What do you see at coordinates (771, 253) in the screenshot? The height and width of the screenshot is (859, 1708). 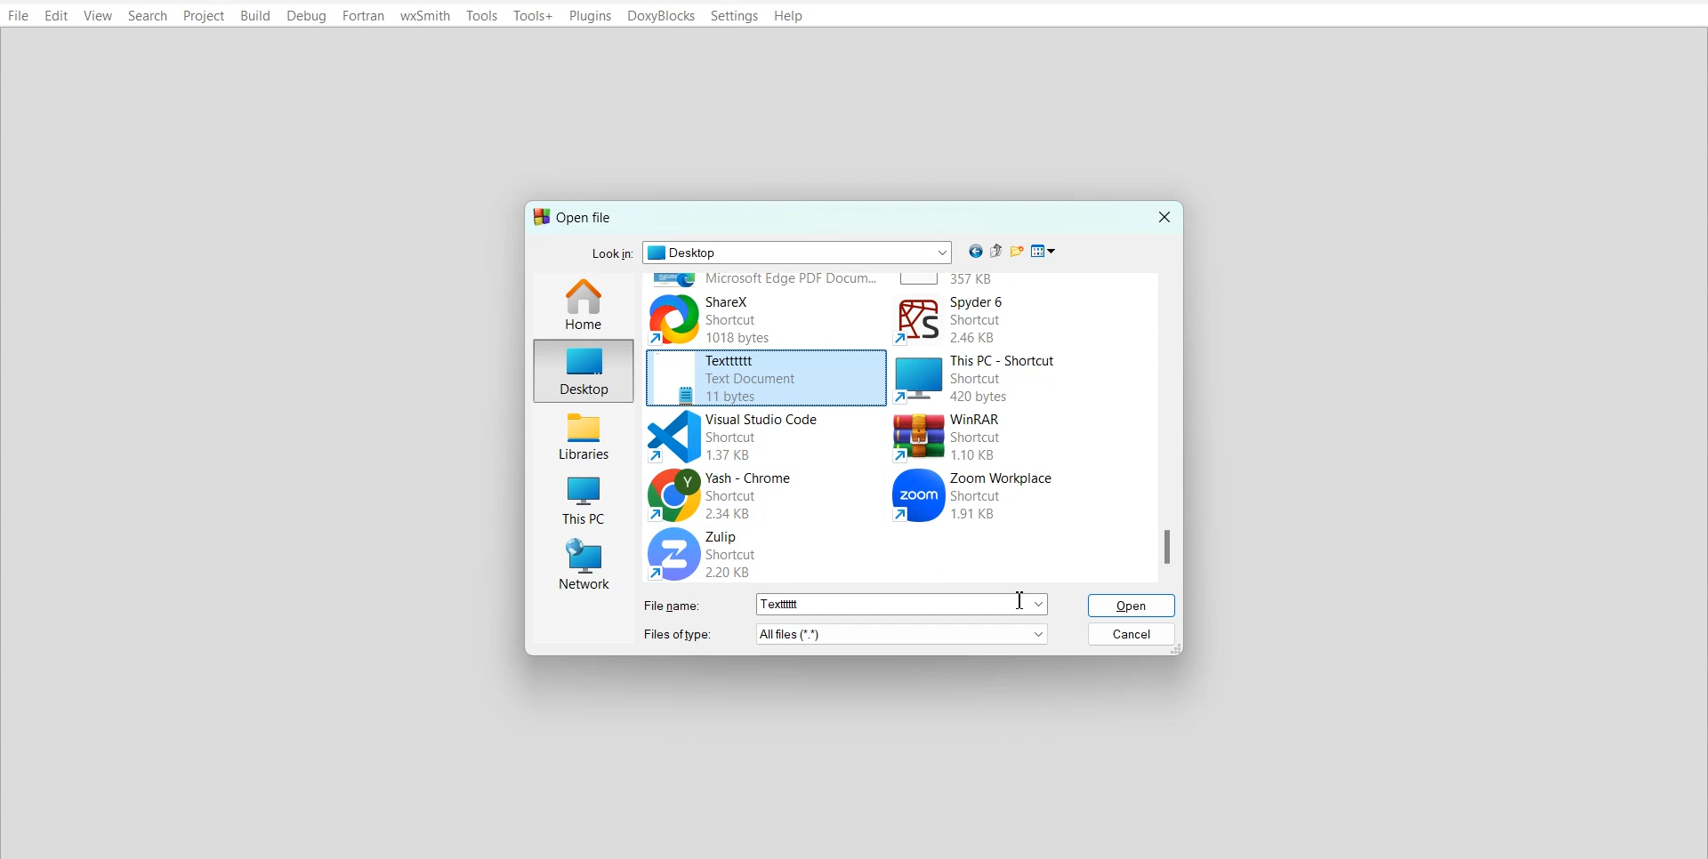 I see `Look in` at bounding box center [771, 253].